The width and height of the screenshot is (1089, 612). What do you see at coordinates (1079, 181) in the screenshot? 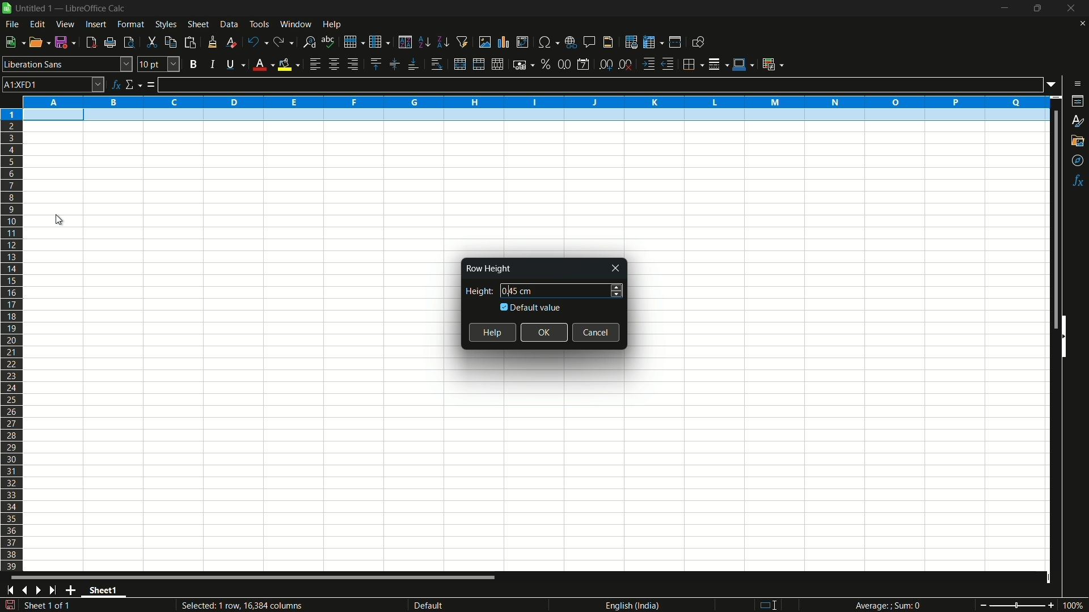
I see `functions` at bounding box center [1079, 181].